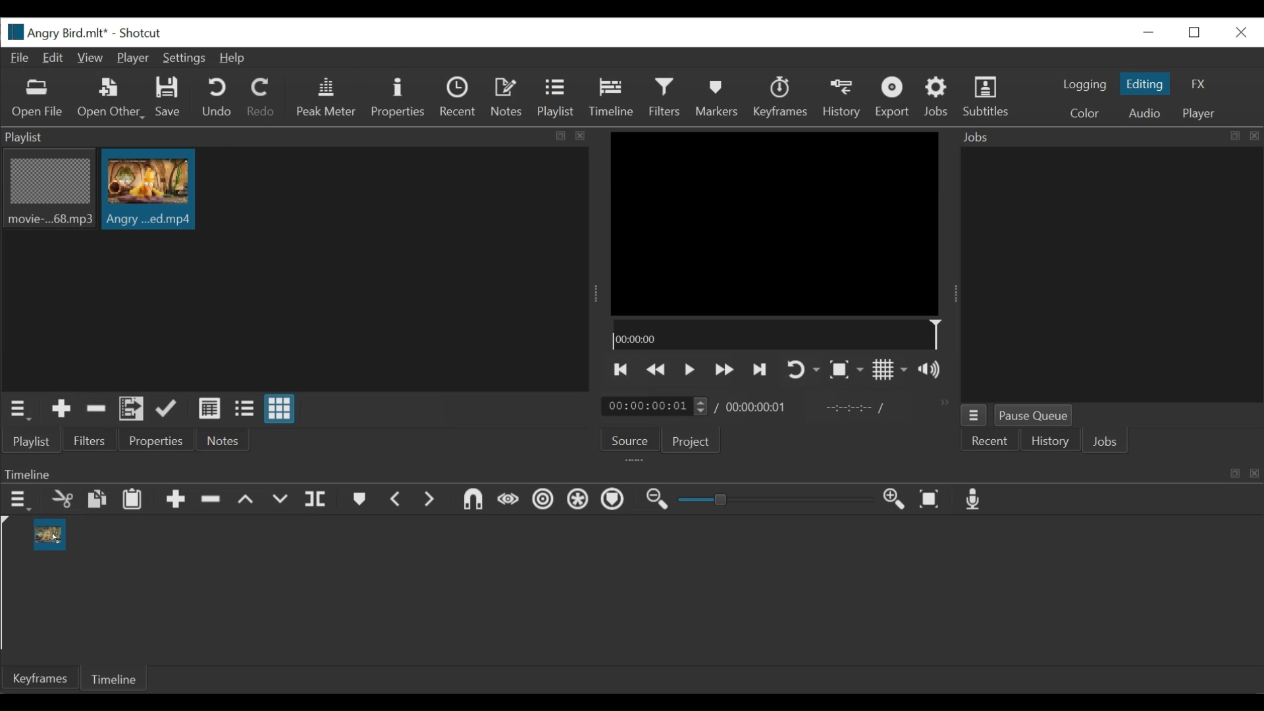 The image size is (1264, 711). I want to click on Zoom timeline to fit, so click(932, 500).